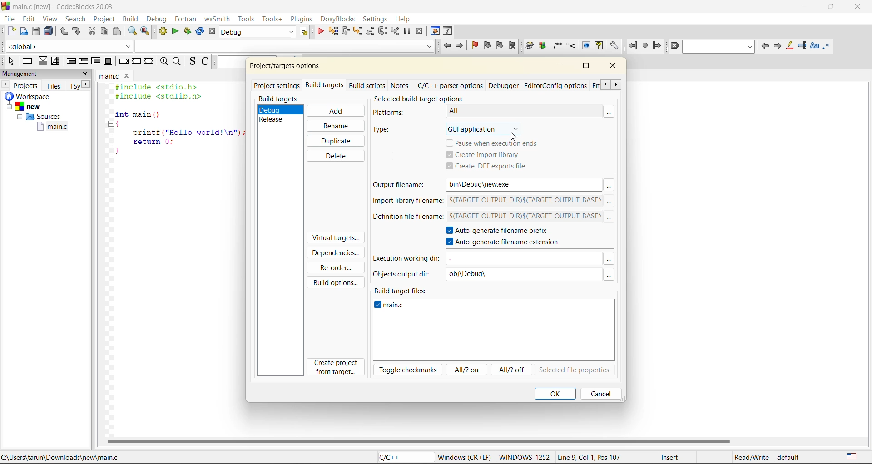 This screenshot has width=872, height=464. What do you see at coordinates (512, 45) in the screenshot?
I see `clear bookmark` at bounding box center [512, 45].